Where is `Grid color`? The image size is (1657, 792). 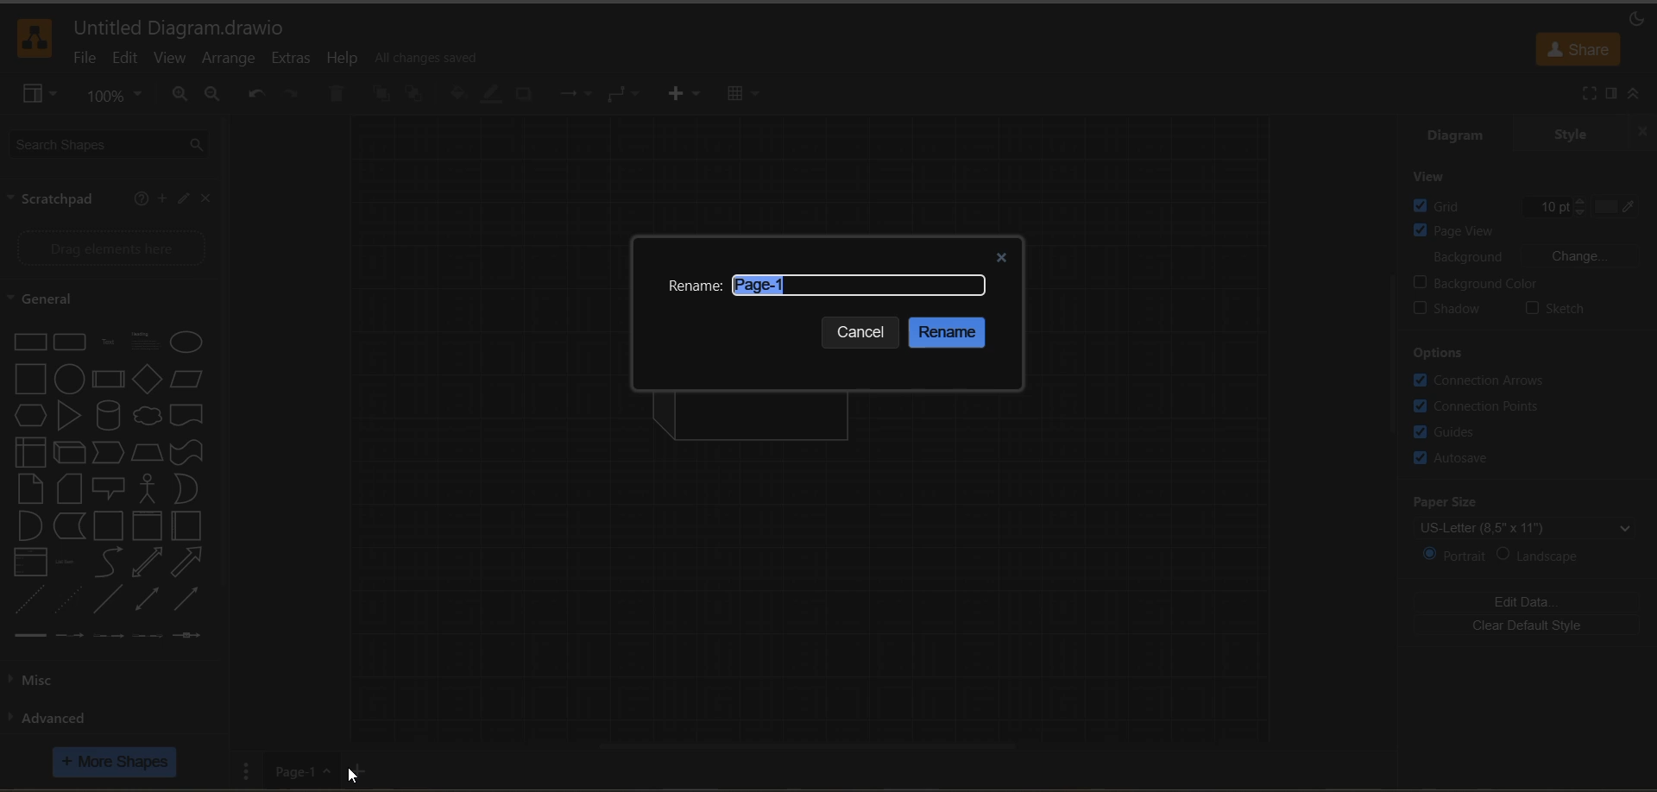 Grid color is located at coordinates (1603, 201).